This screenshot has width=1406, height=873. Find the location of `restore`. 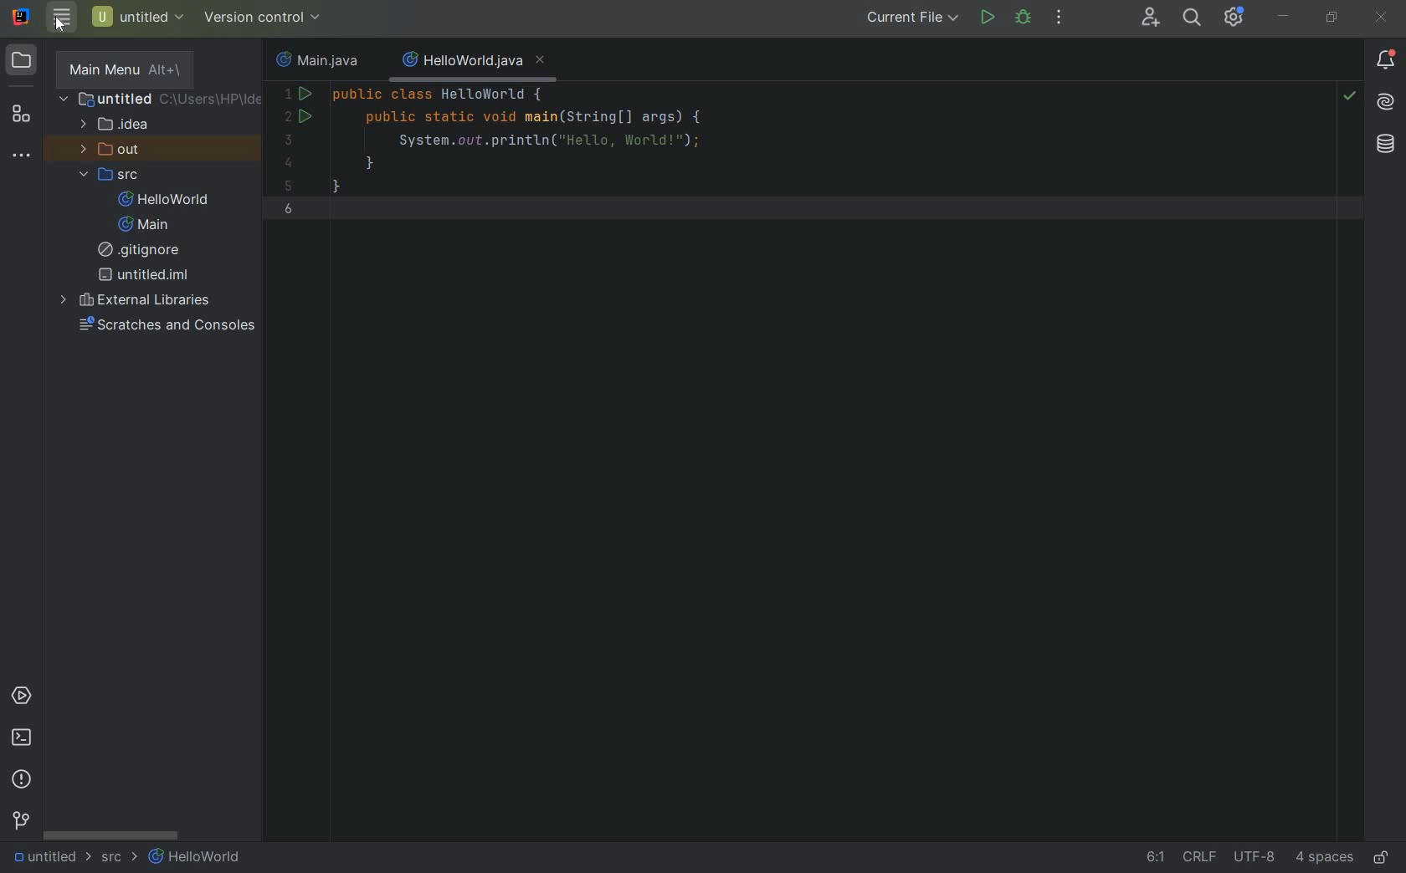

restore is located at coordinates (1333, 18).